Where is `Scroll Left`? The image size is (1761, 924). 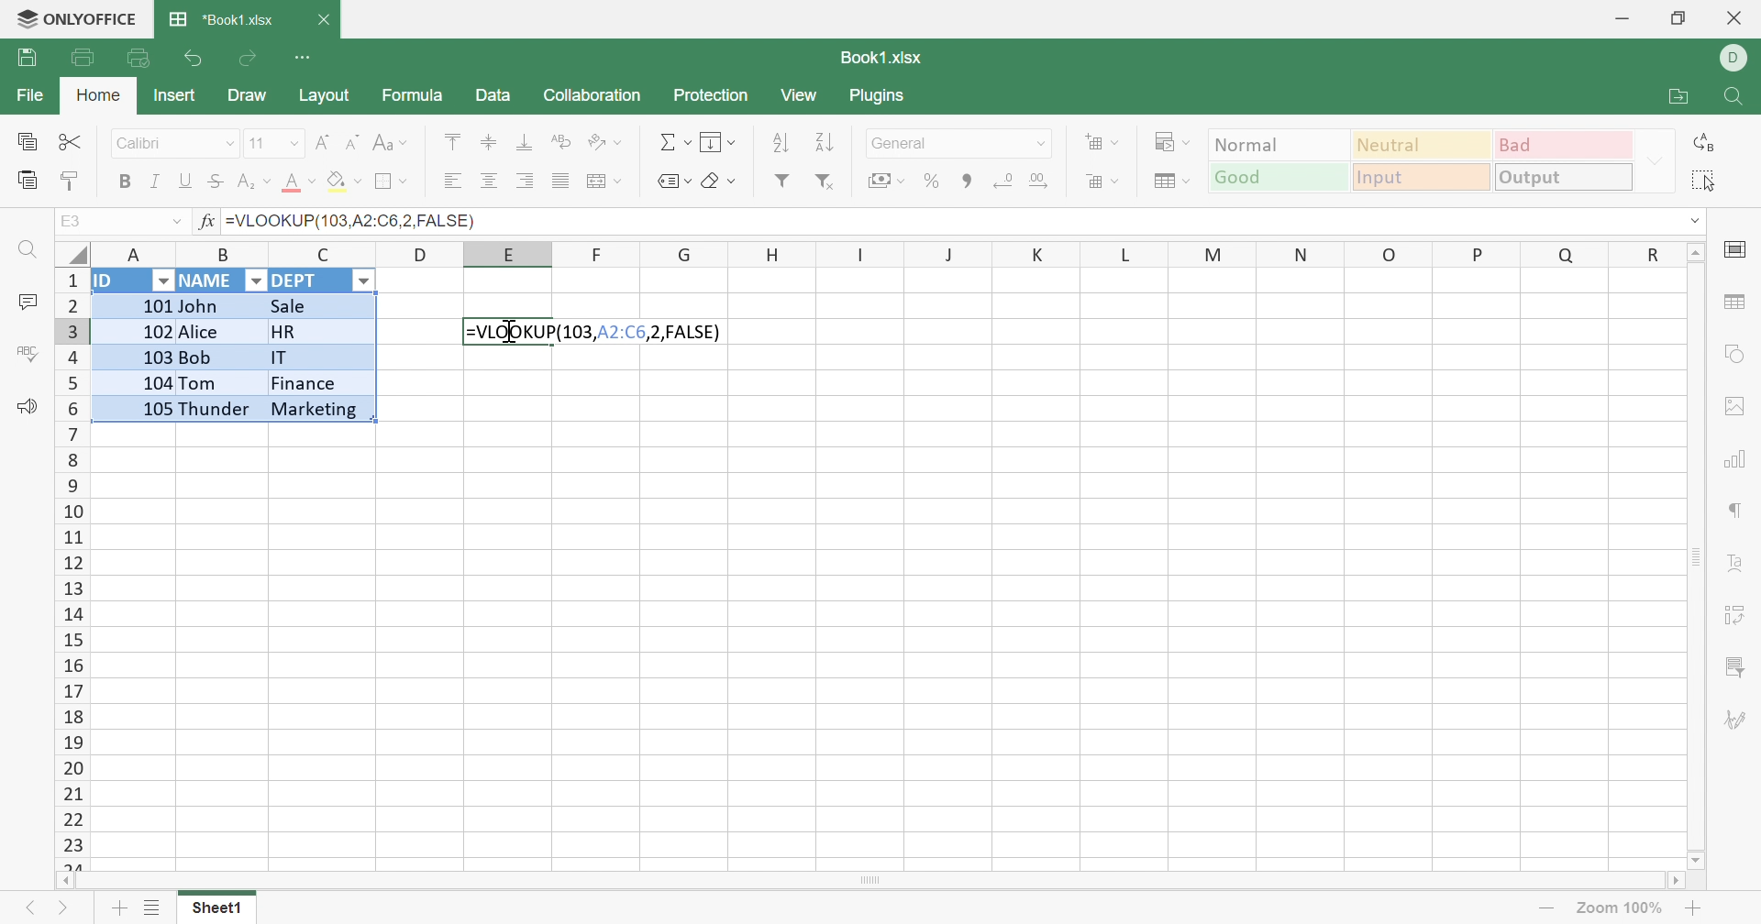
Scroll Left is located at coordinates (63, 881).